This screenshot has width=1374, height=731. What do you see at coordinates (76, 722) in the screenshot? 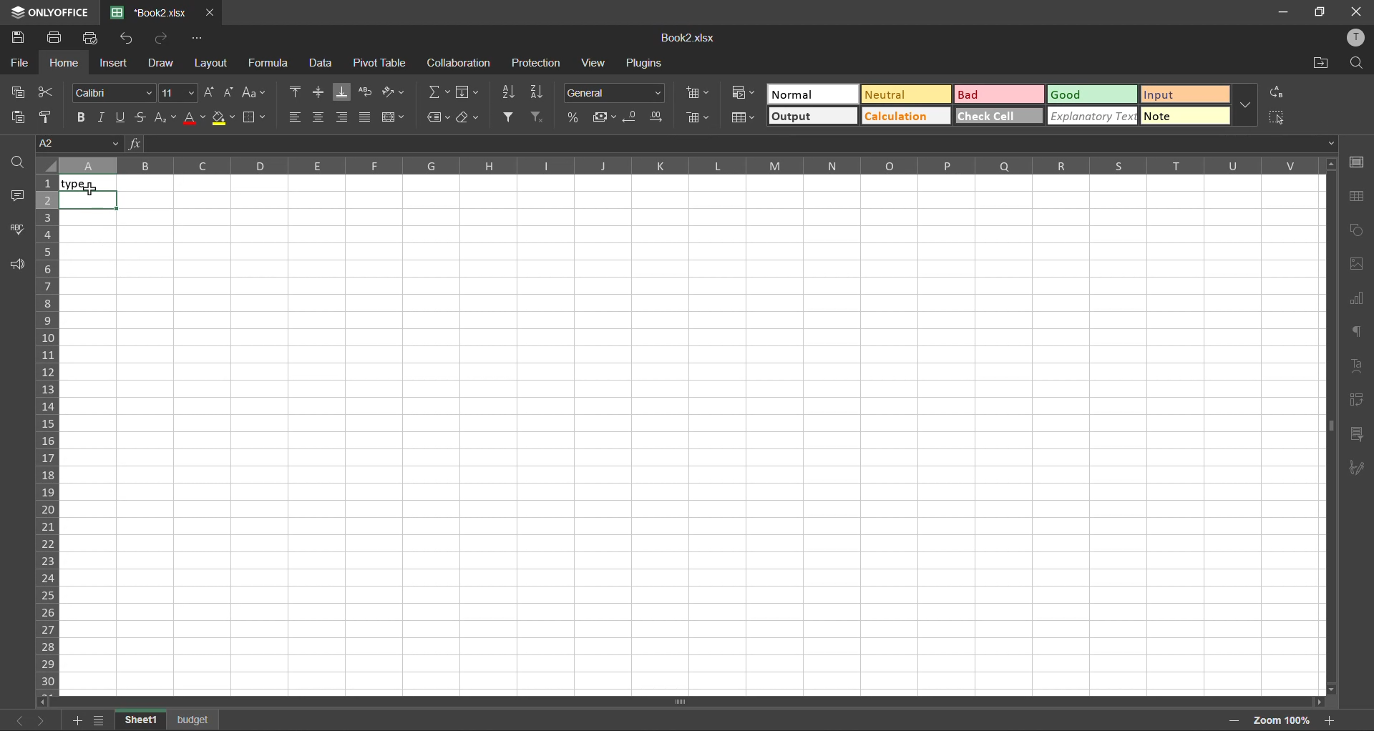
I see `add sheet` at bounding box center [76, 722].